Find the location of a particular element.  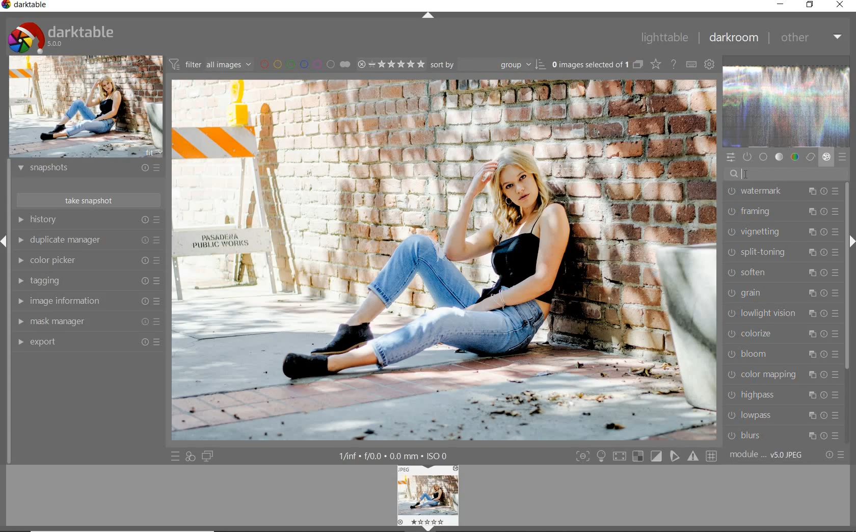

darkroom is located at coordinates (734, 38).